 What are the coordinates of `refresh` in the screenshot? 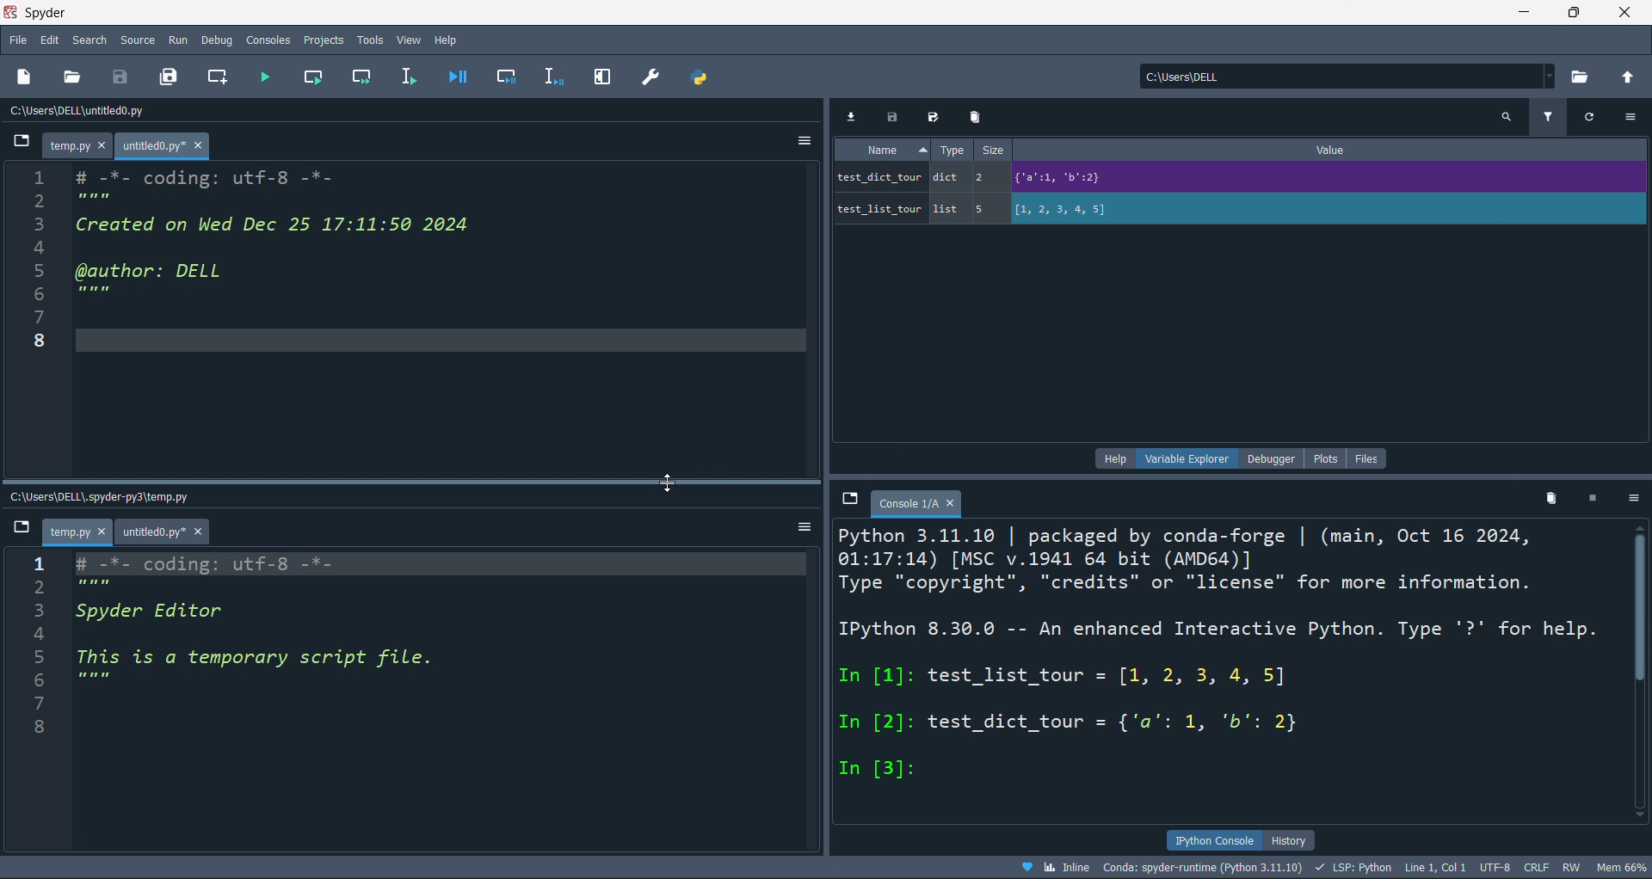 It's located at (1594, 115).